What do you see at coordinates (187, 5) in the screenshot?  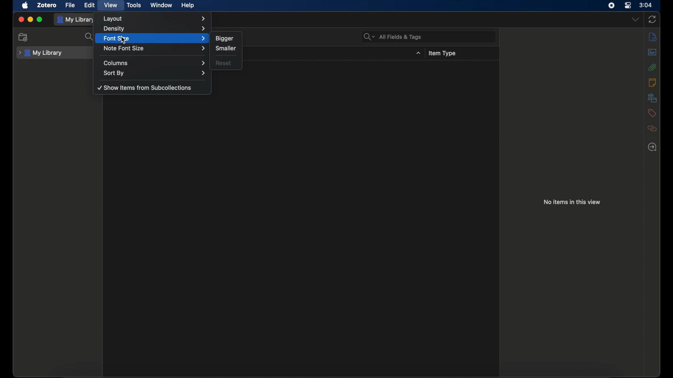 I see `help` at bounding box center [187, 5].